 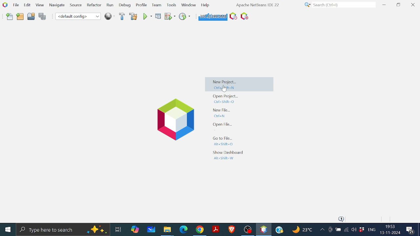 What do you see at coordinates (411, 230) in the screenshot?
I see `Comments` at bounding box center [411, 230].